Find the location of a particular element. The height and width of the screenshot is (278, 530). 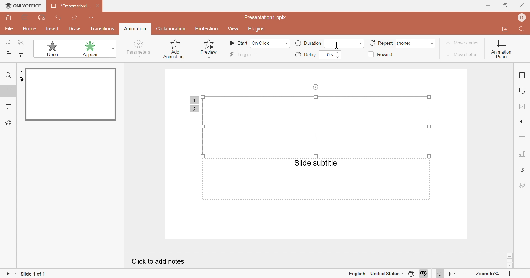

*presentation1... is located at coordinates (70, 6).